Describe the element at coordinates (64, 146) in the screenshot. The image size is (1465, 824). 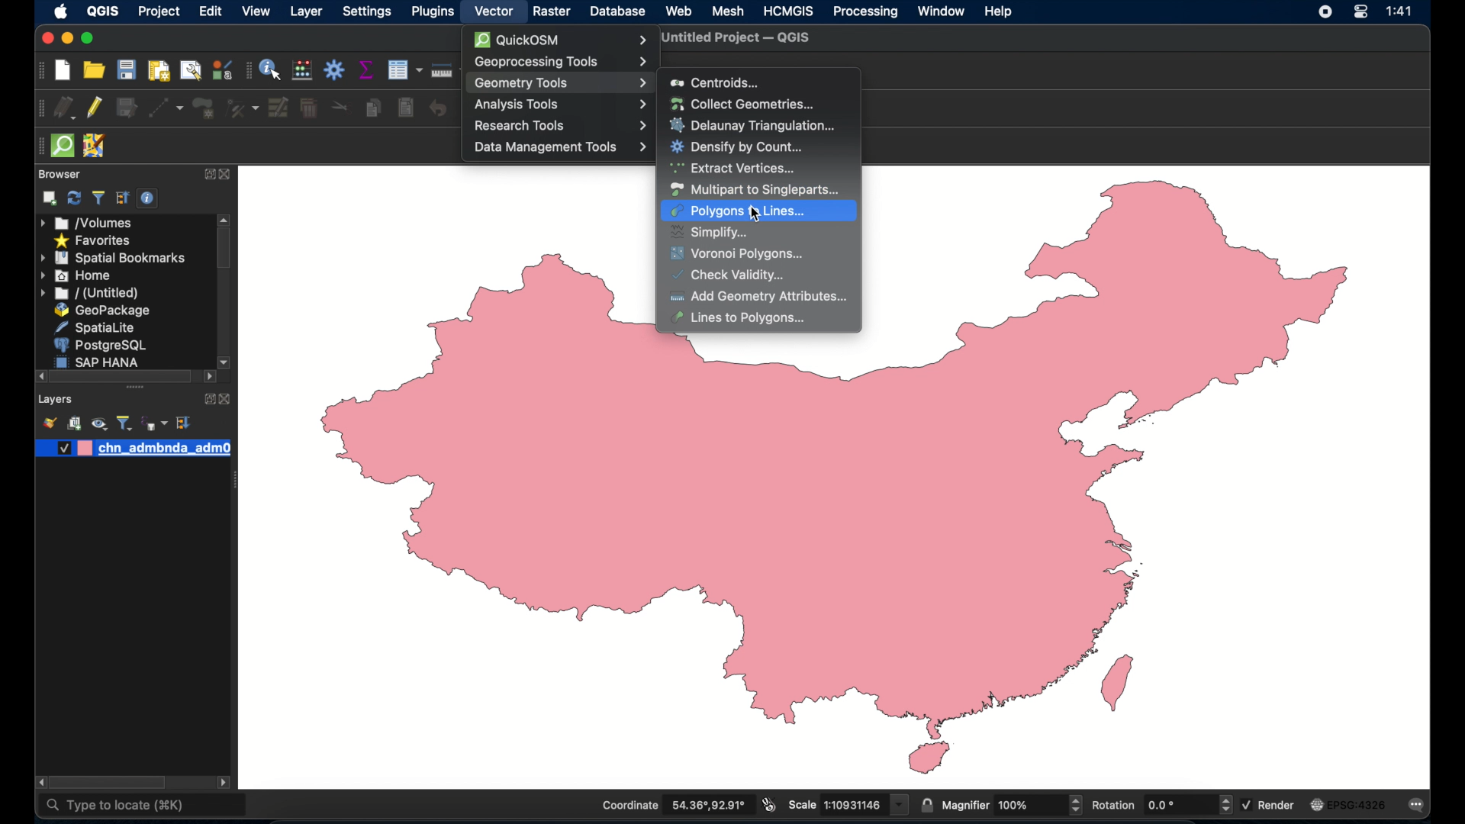
I see `quick osm` at that location.